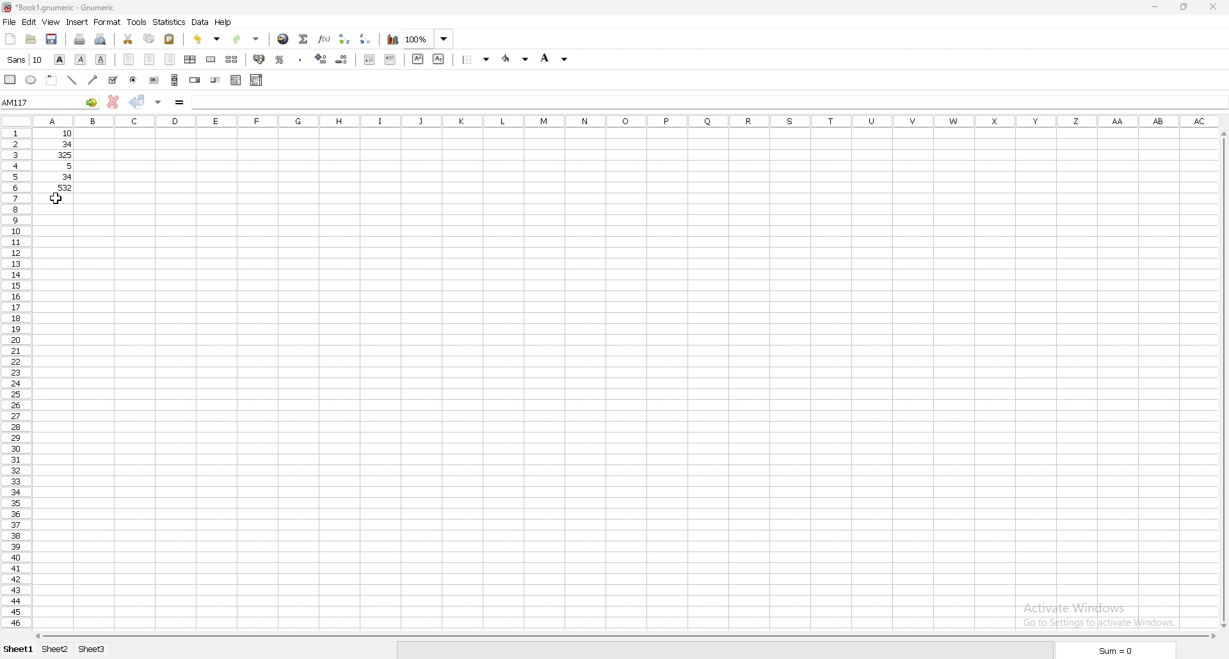 This screenshot has width=1229, height=659. What do you see at coordinates (60, 166) in the screenshot?
I see `5` at bounding box center [60, 166].